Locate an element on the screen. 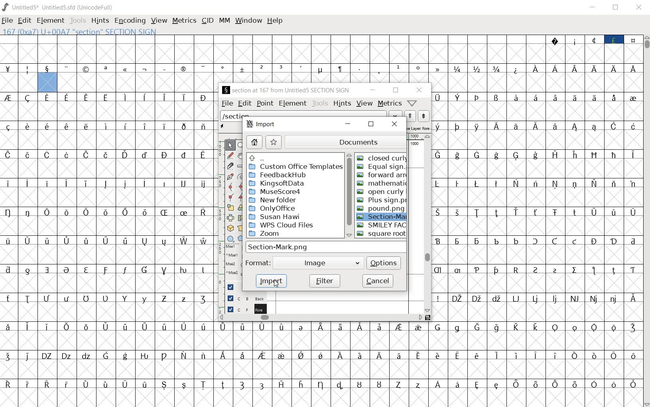  empty cells is located at coordinates (538, 170).